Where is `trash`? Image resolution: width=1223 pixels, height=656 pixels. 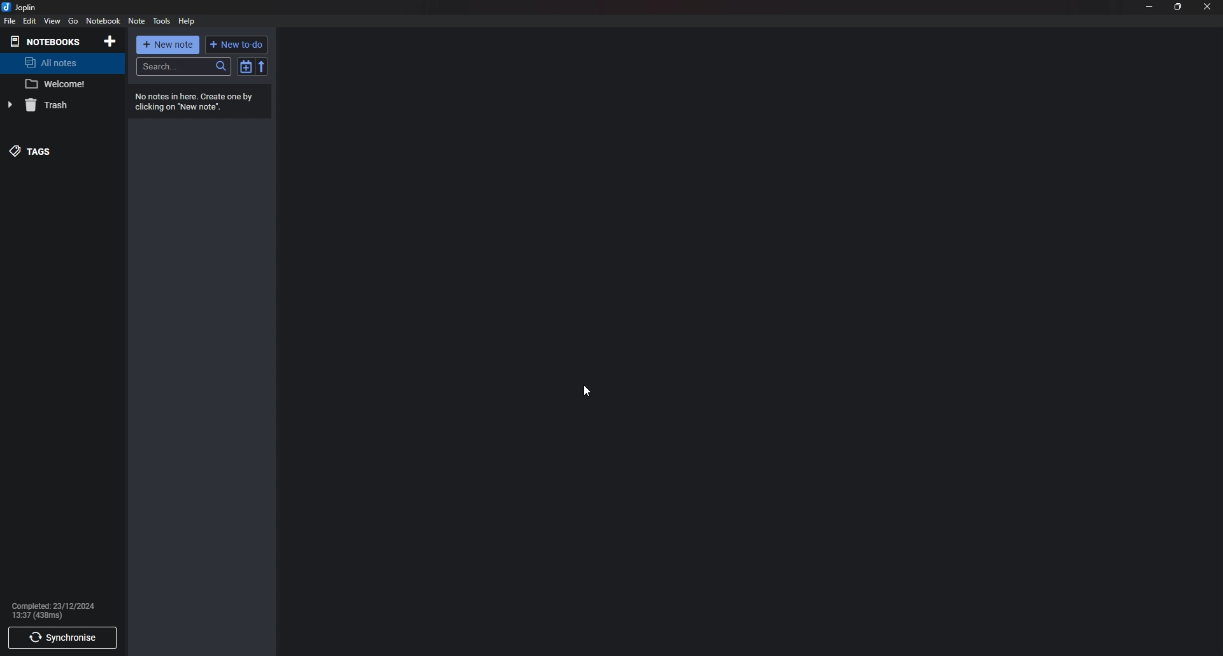 trash is located at coordinates (53, 104).